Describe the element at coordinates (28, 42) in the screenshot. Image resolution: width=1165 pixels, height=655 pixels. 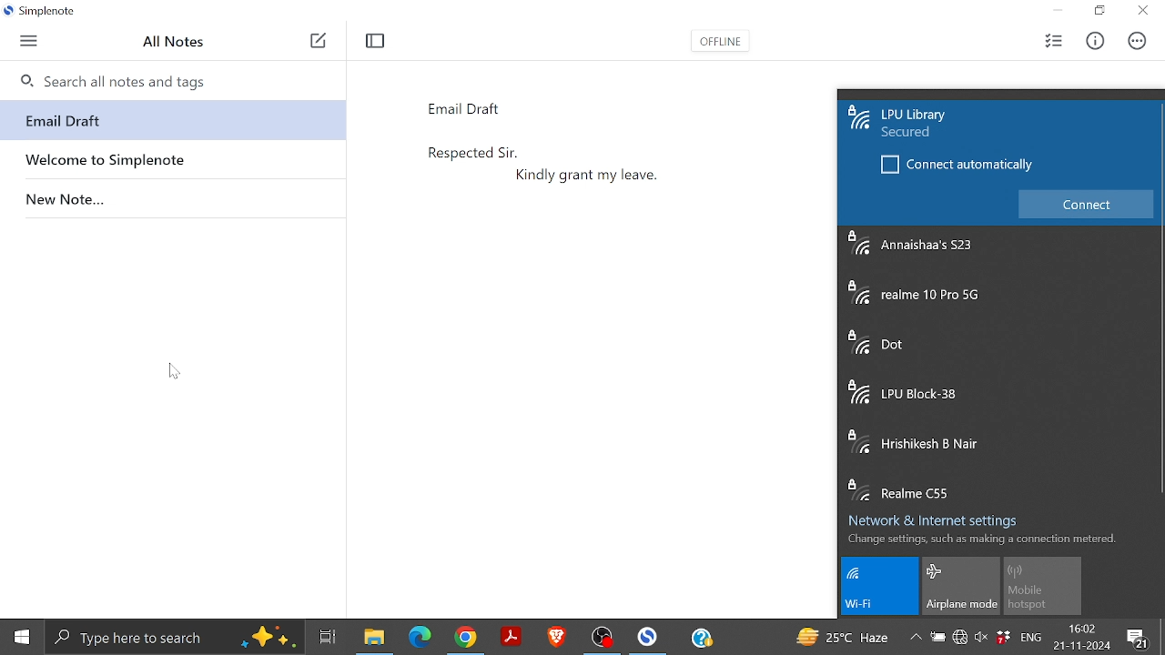
I see `Menu` at that location.